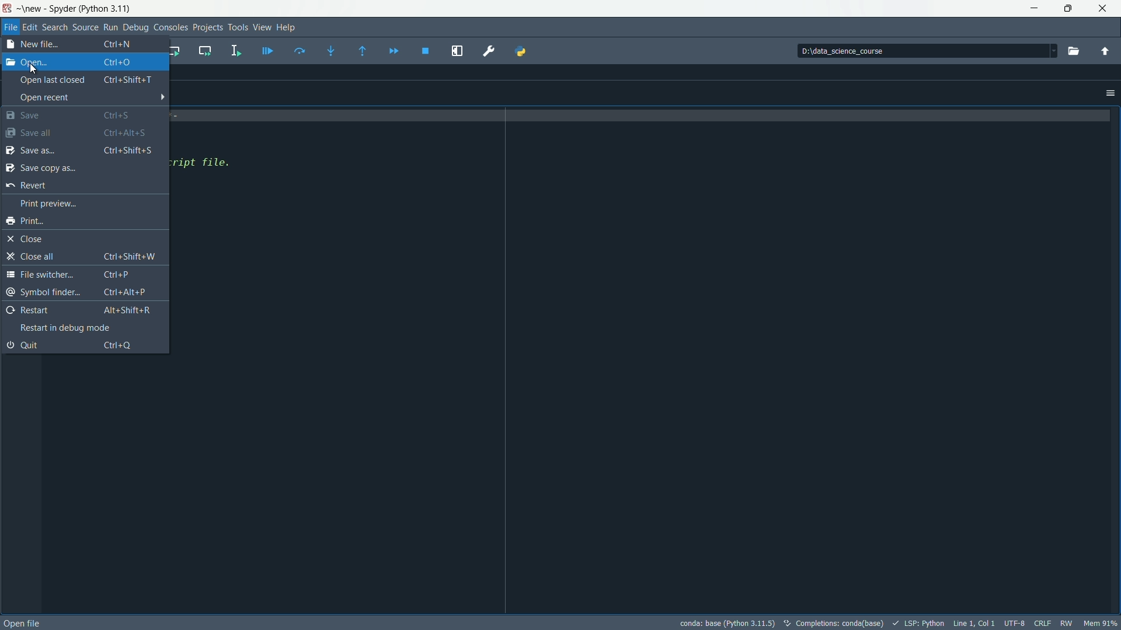 The height and width of the screenshot is (630, 1121). Describe the element at coordinates (110, 28) in the screenshot. I see `run menu` at that location.